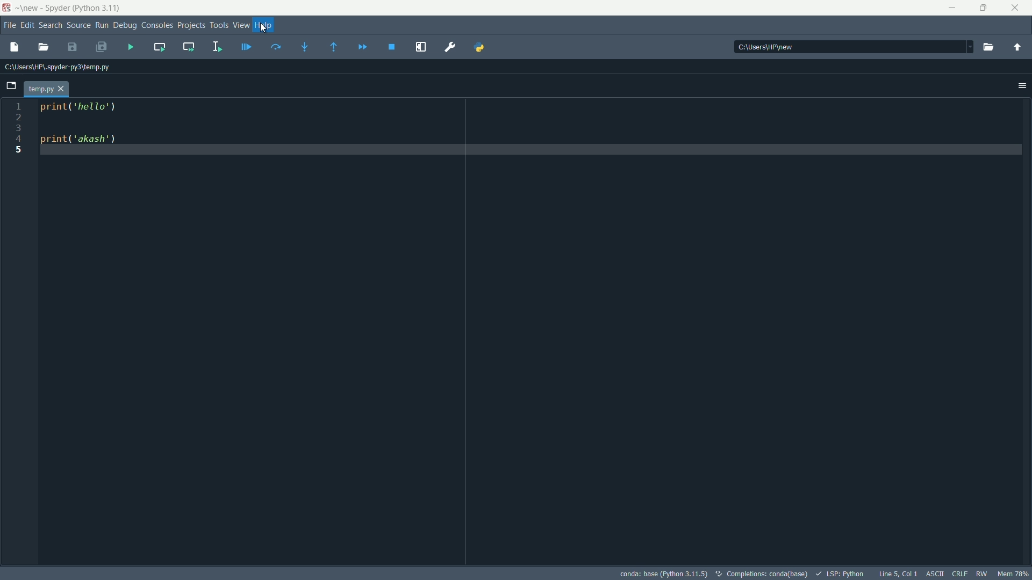 The height and width of the screenshot is (580, 1032). Describe the element at coordinates (424, 46) in the screenshot. I see `maximize current pane` at that location.